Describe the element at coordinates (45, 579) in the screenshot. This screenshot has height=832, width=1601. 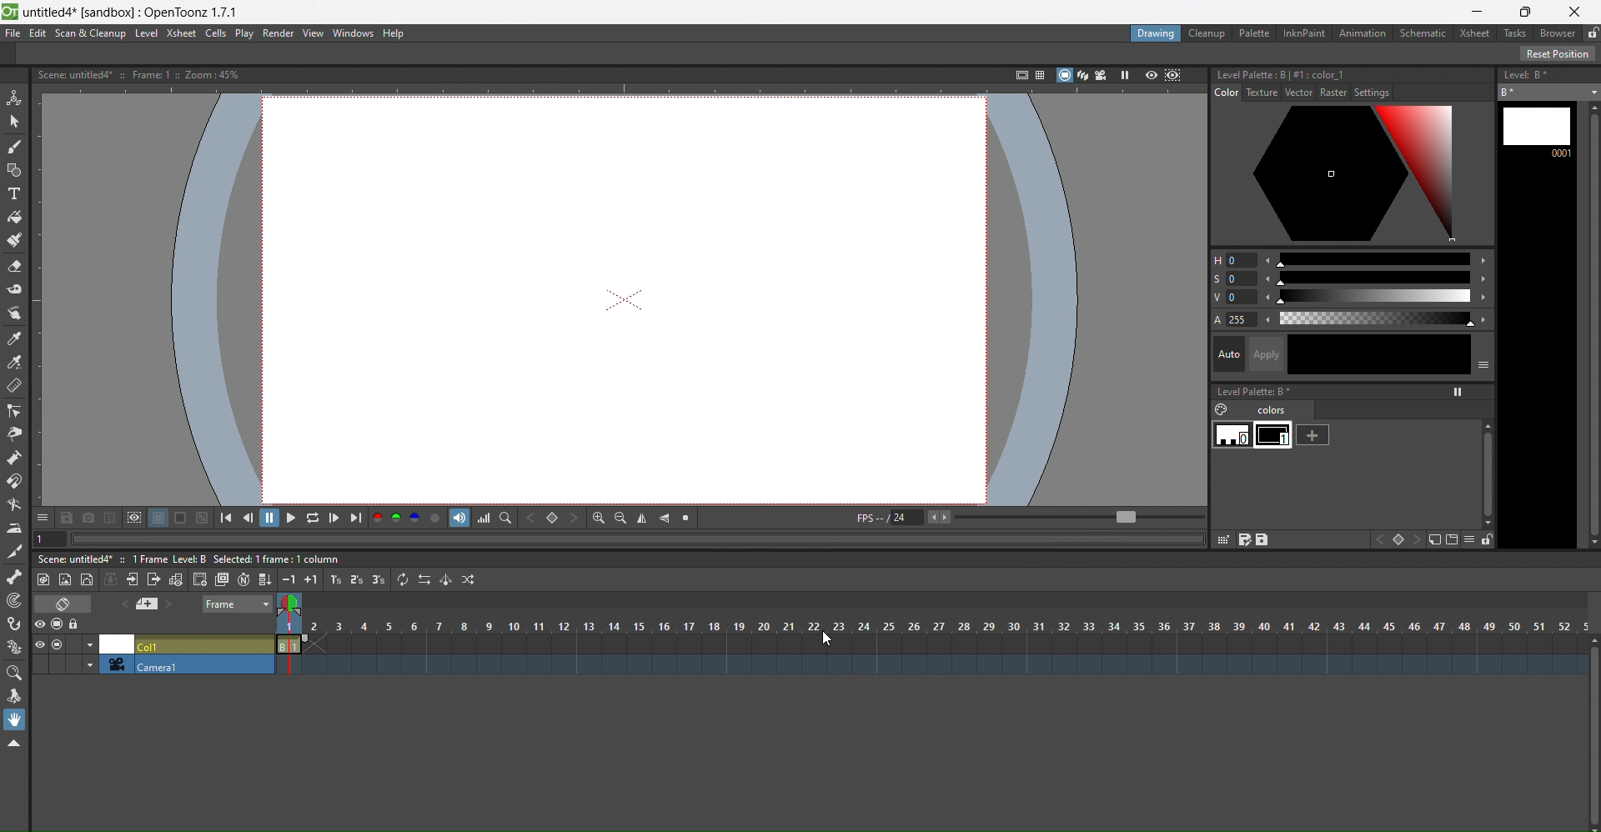
I see `new toonz raster level` at that location.